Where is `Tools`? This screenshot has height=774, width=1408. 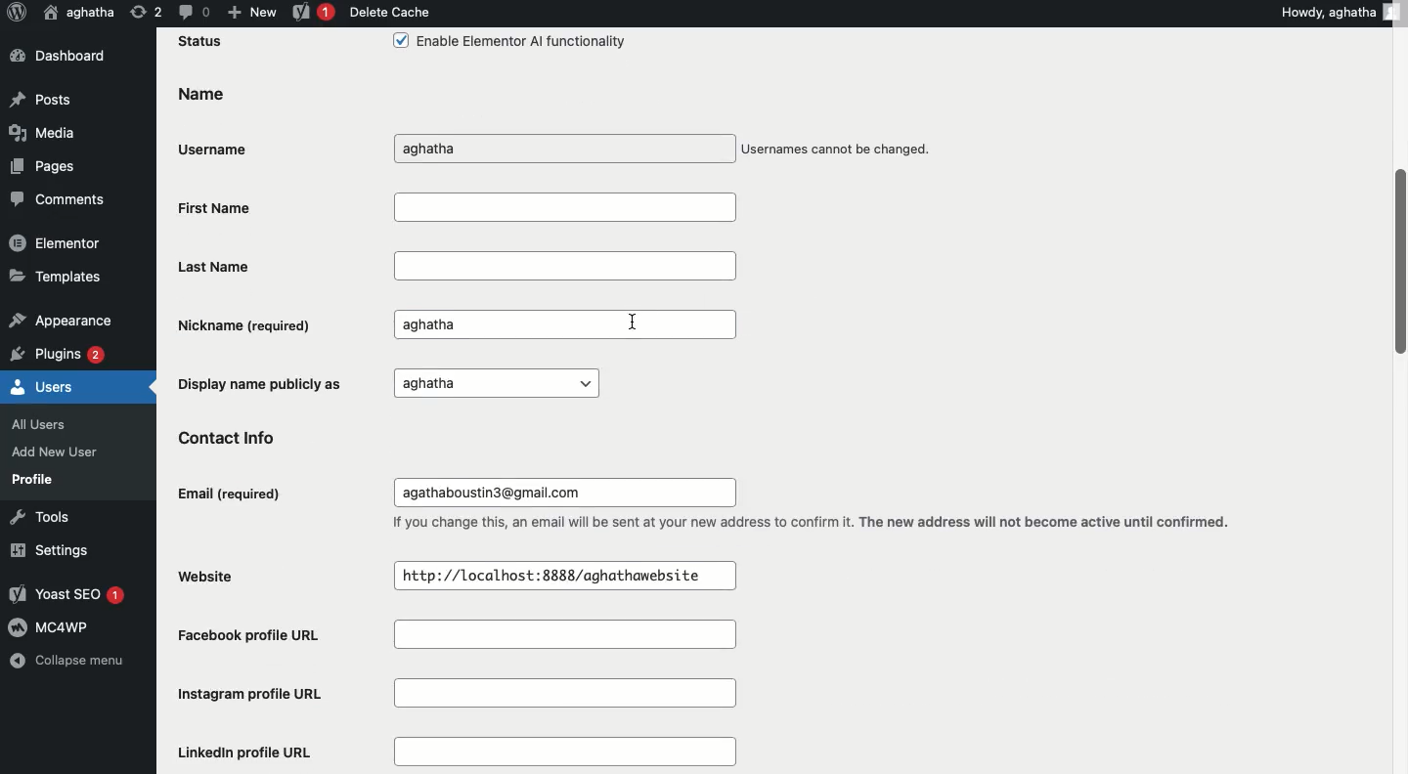 Tools is located at coordinates (36, 516).